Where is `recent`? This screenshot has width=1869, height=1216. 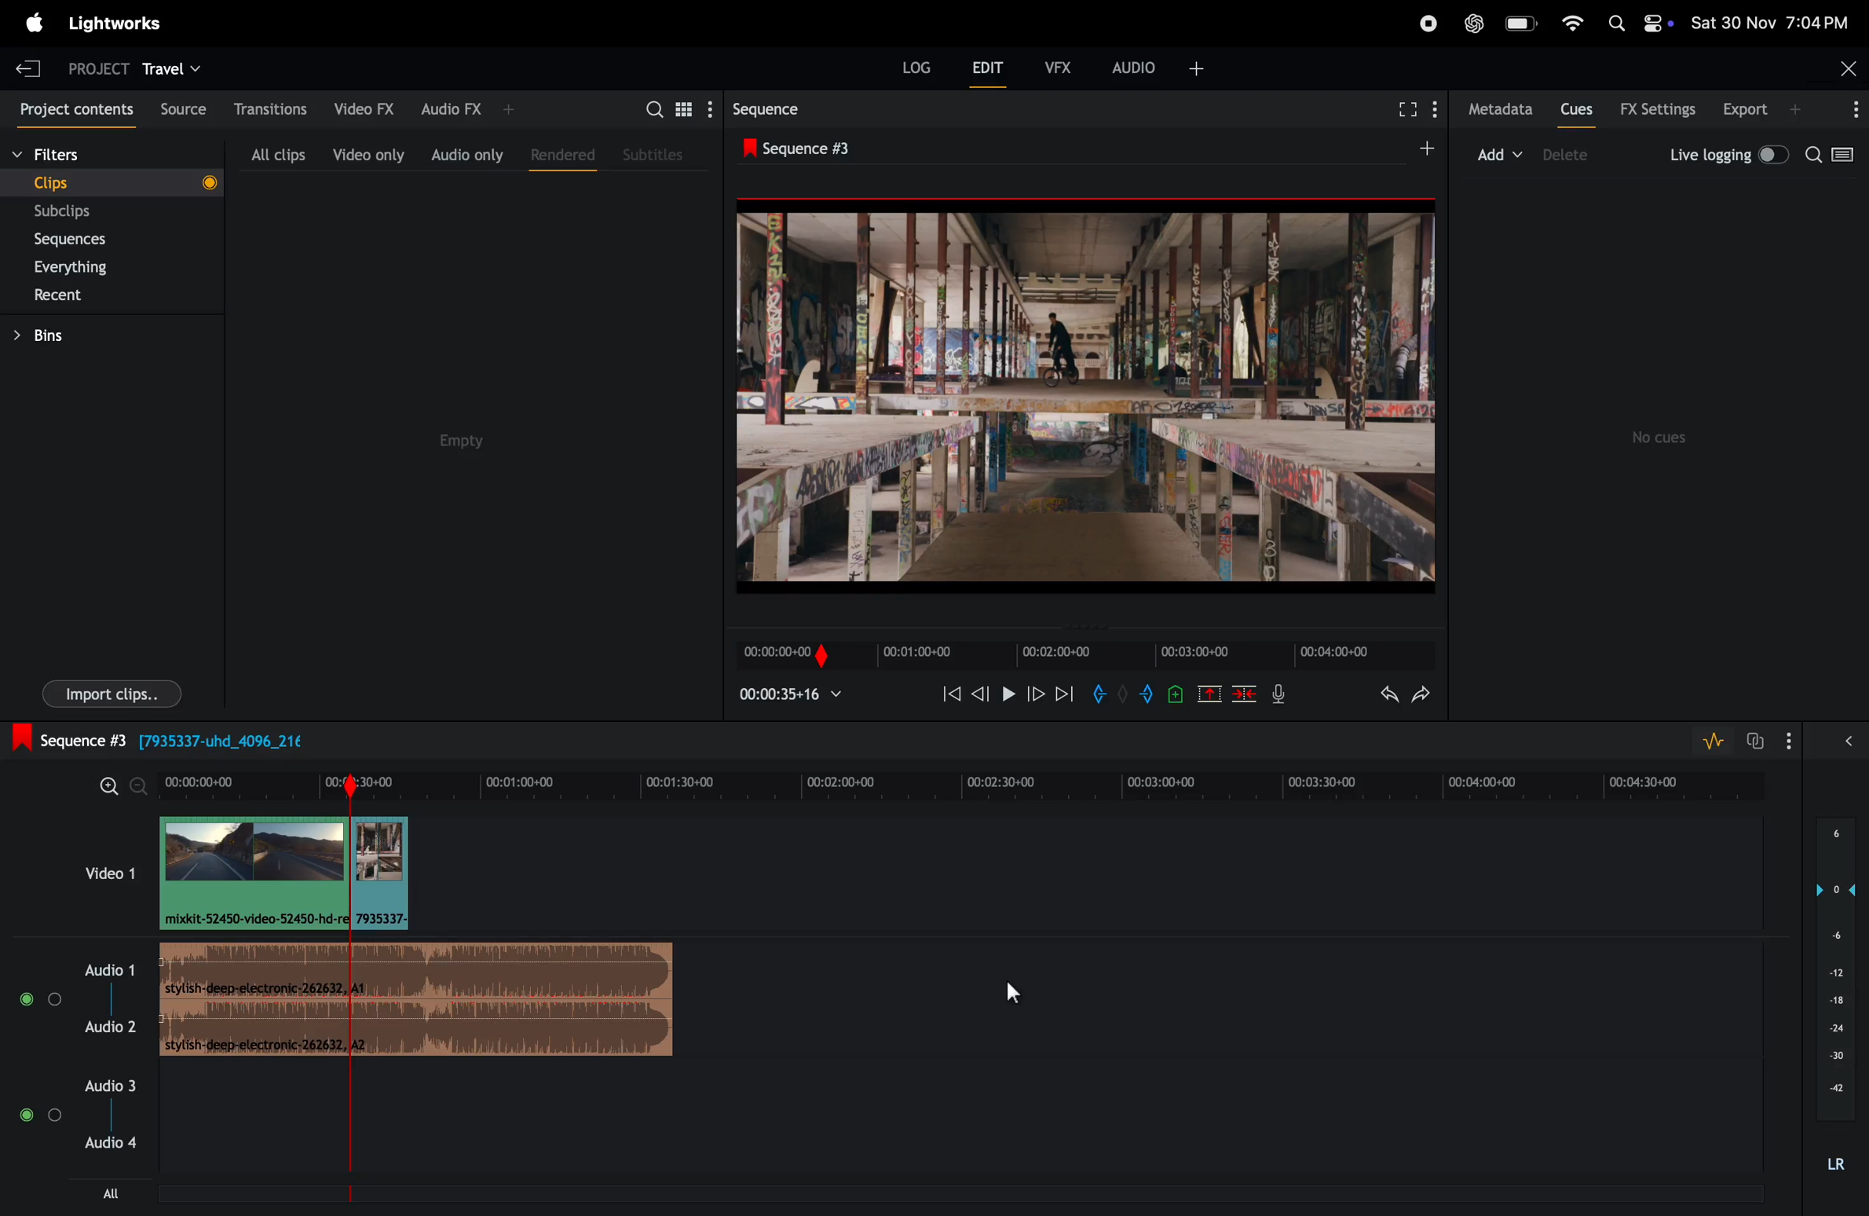
recent is located at coordinates (92, 295).